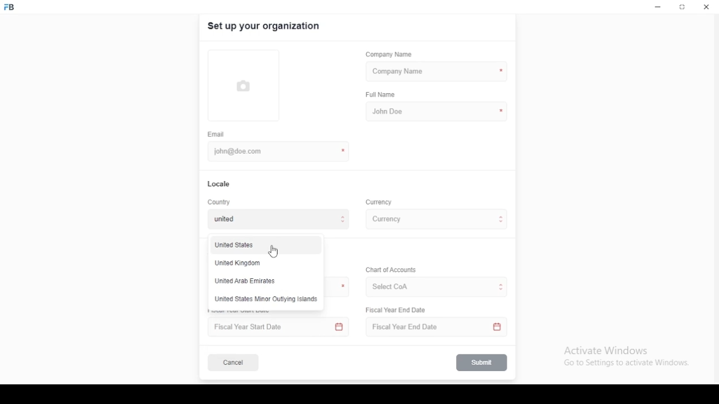 This screenshot has width=719, height=404. I want to click on united states, so click(235, 245).